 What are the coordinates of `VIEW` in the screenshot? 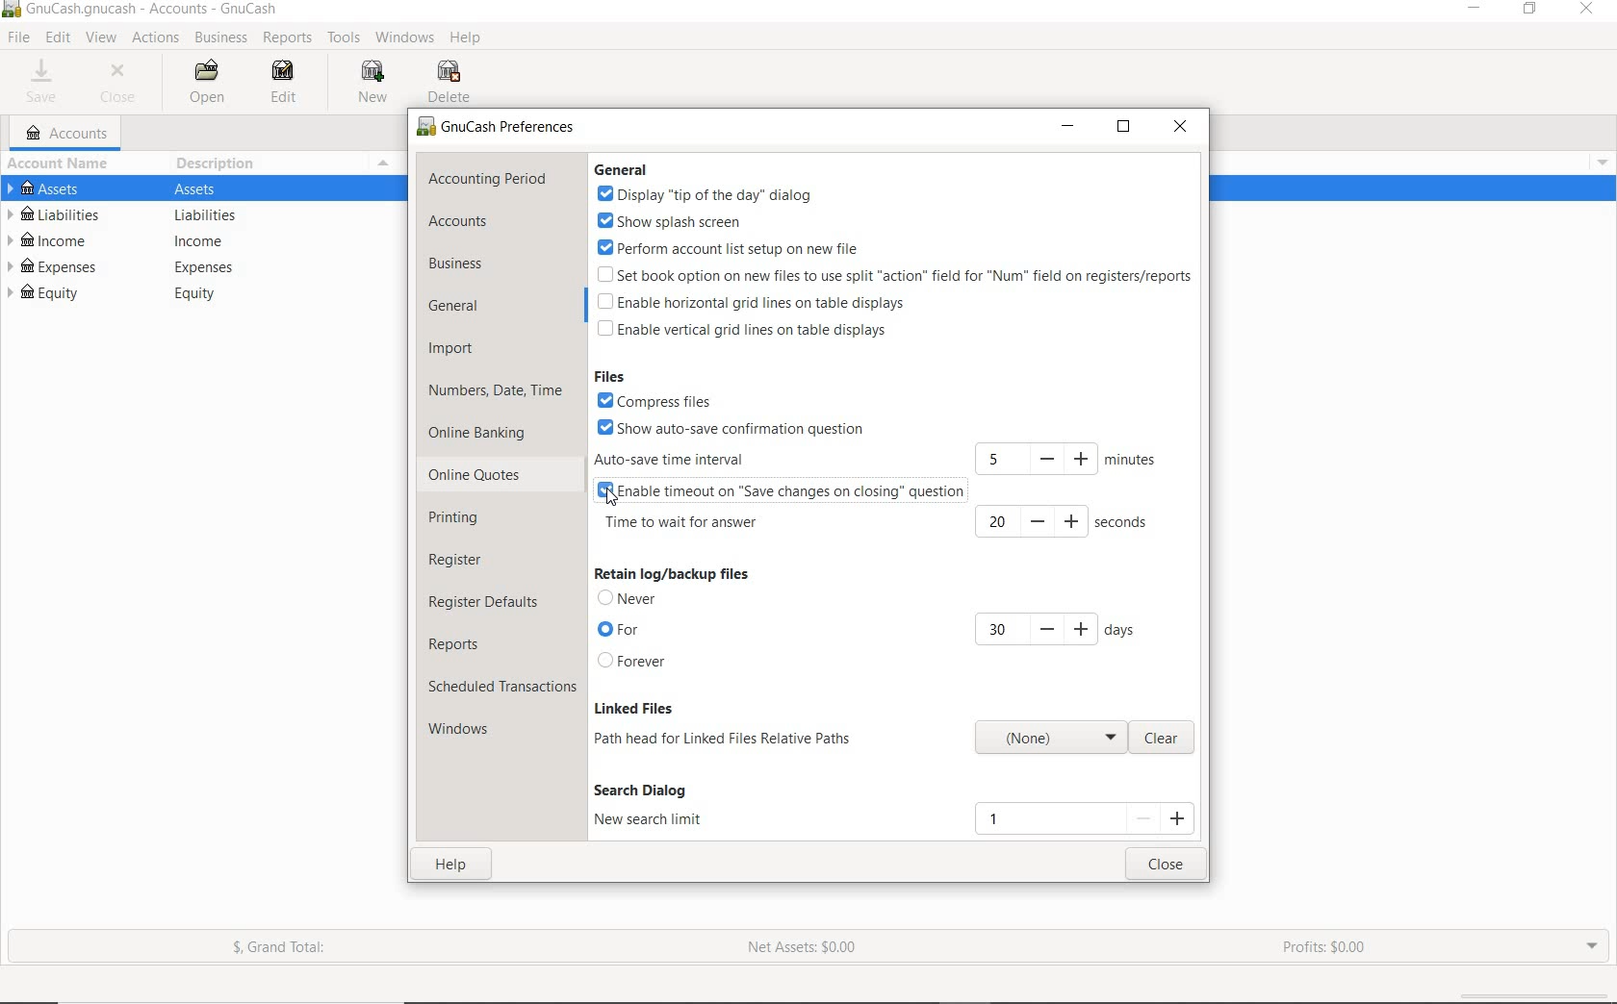 It's located at (102, 38).